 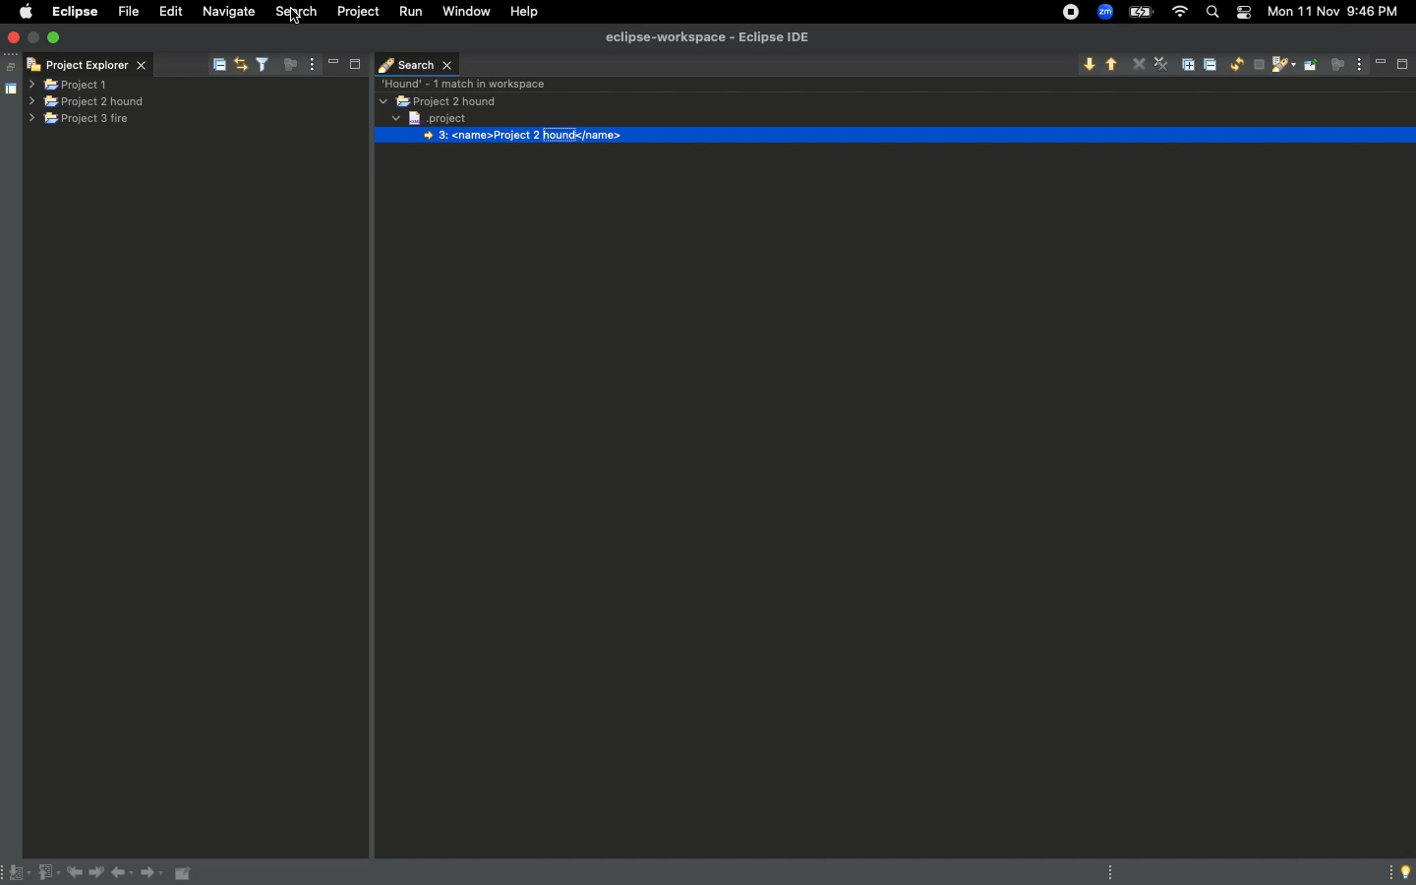 I want to click on Help, so click(x=531, y=13).